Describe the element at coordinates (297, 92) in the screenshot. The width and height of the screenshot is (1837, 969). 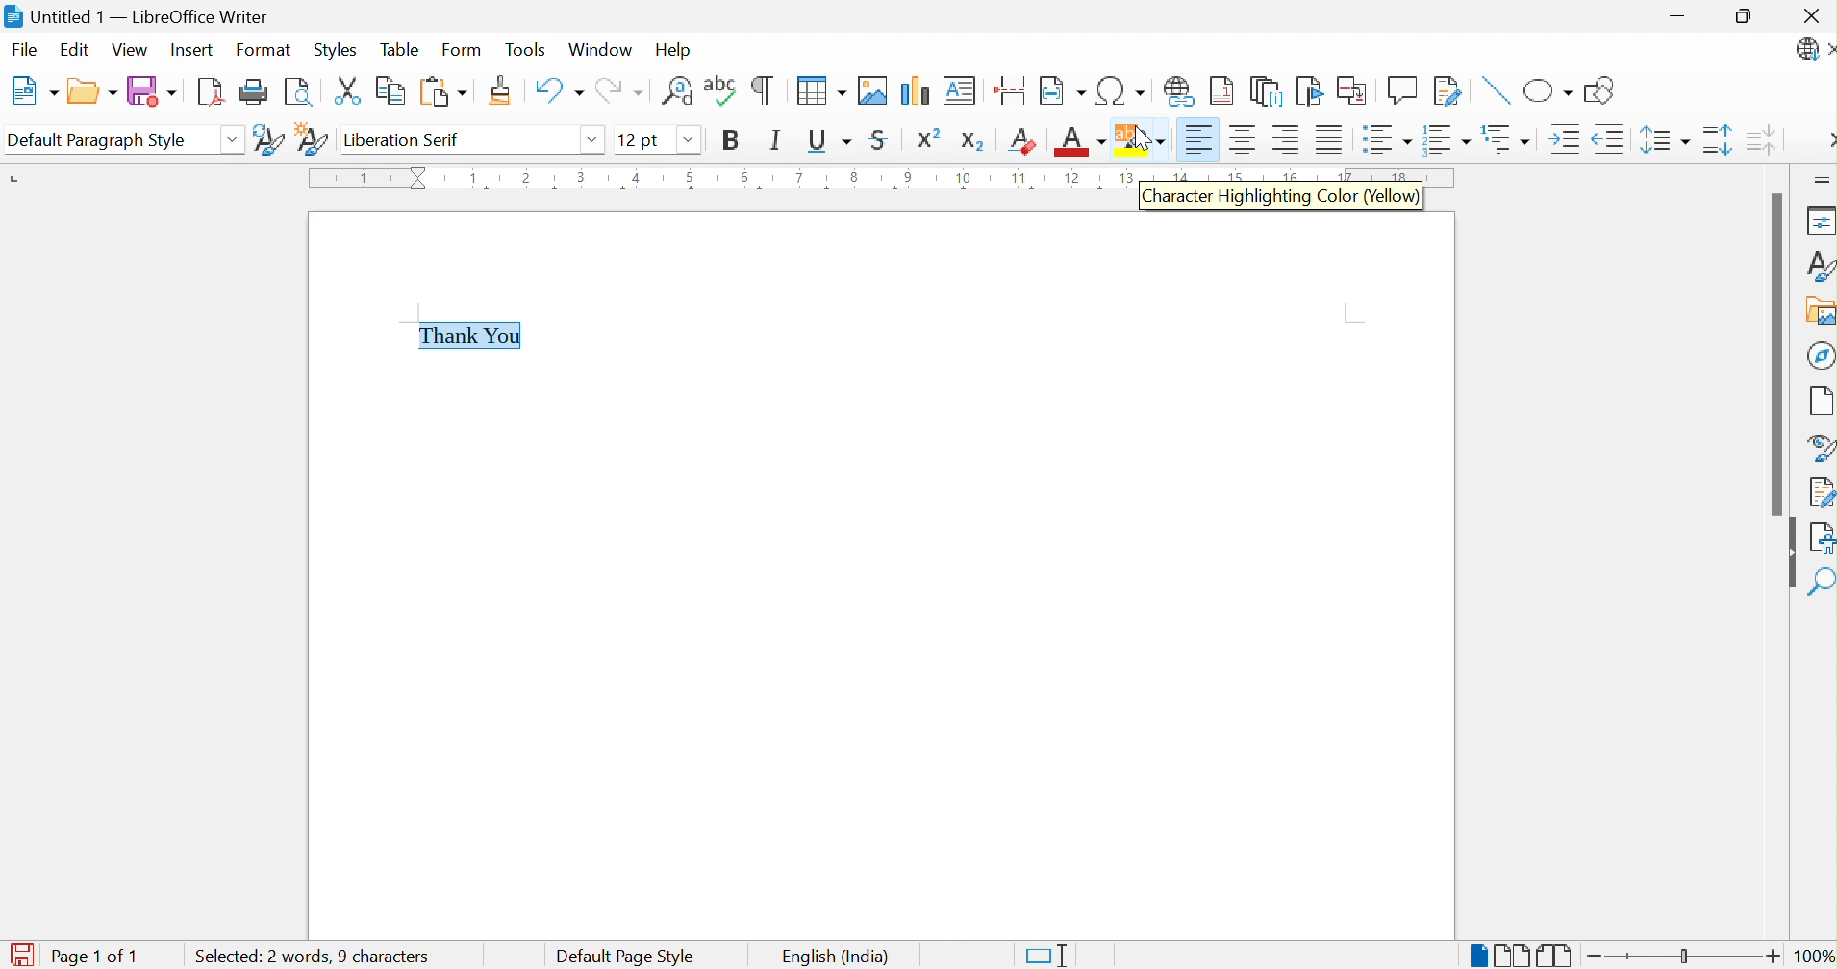
I see `Toggle Print Preview` at that location.